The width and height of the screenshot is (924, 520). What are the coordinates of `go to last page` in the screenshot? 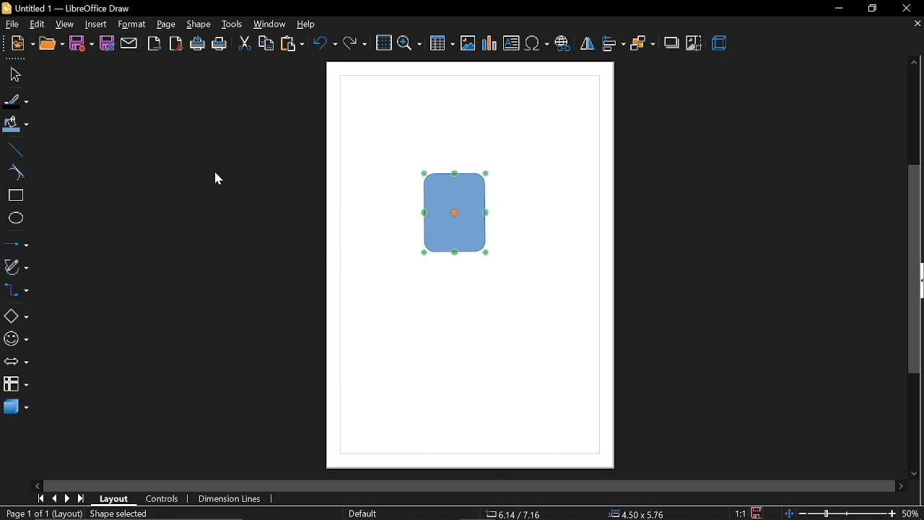 It's located at (82, 499).